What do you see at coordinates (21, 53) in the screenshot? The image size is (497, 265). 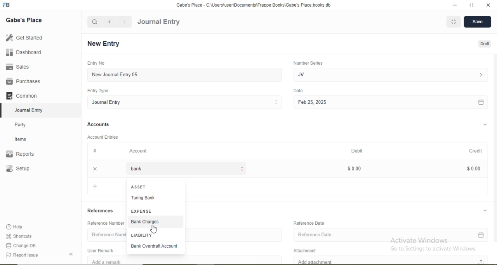 I see `Dashboard` at bounding box center [21, 53].